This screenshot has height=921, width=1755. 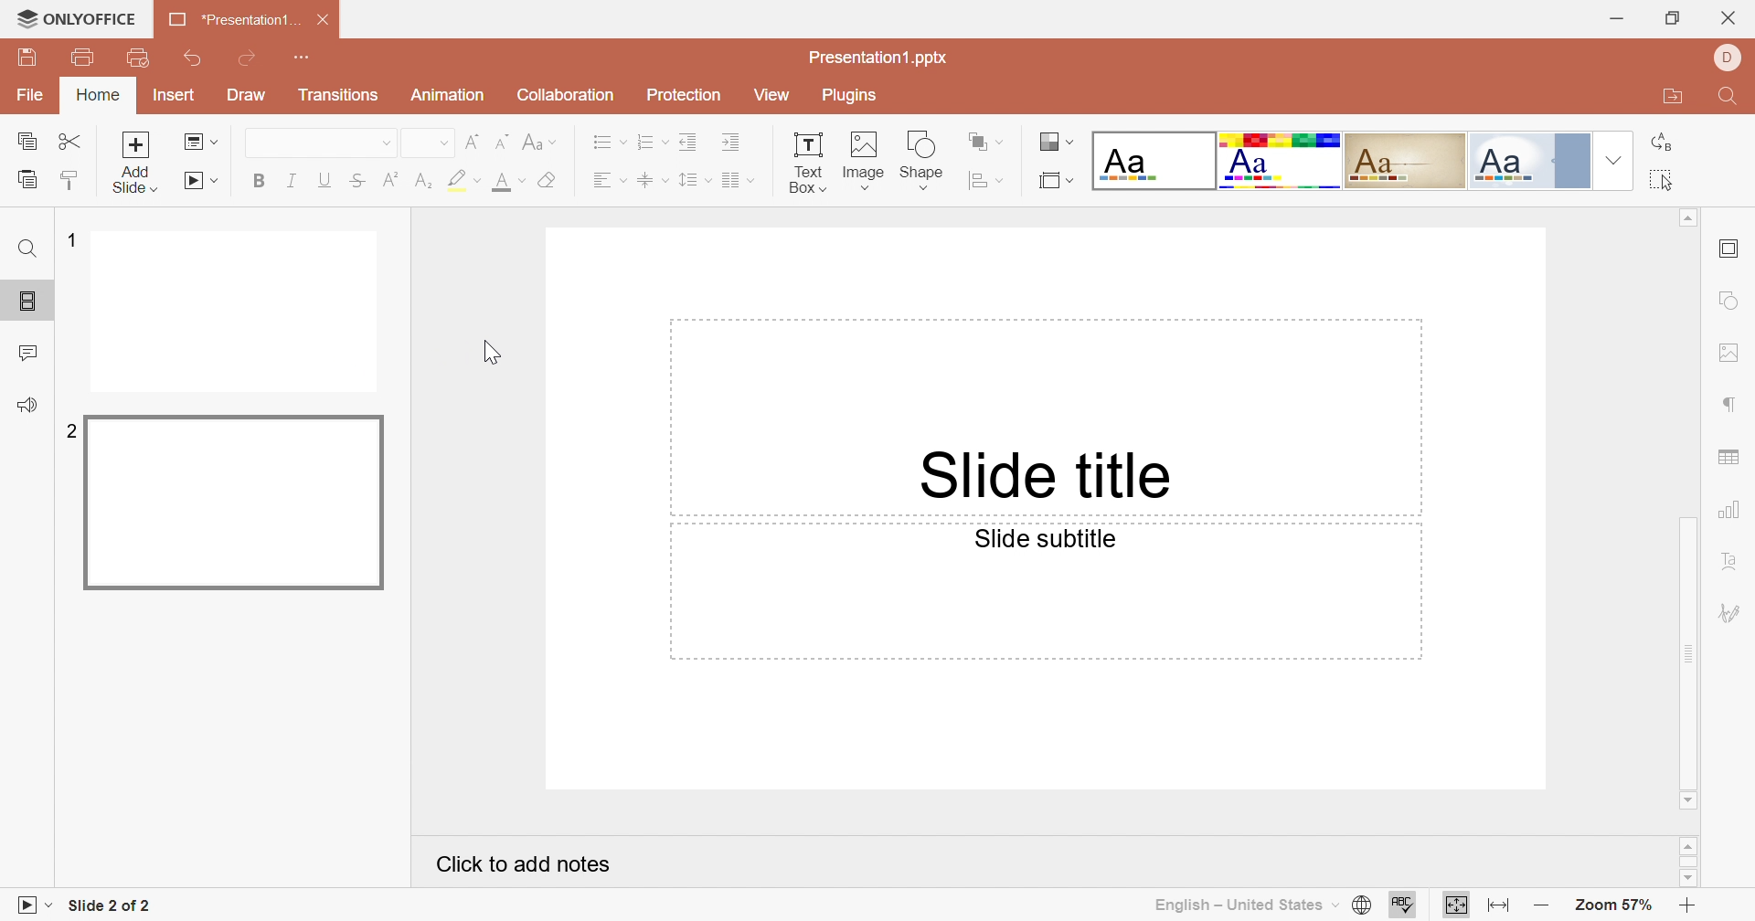 I want to click on Undo, so click(x=197, y=58).